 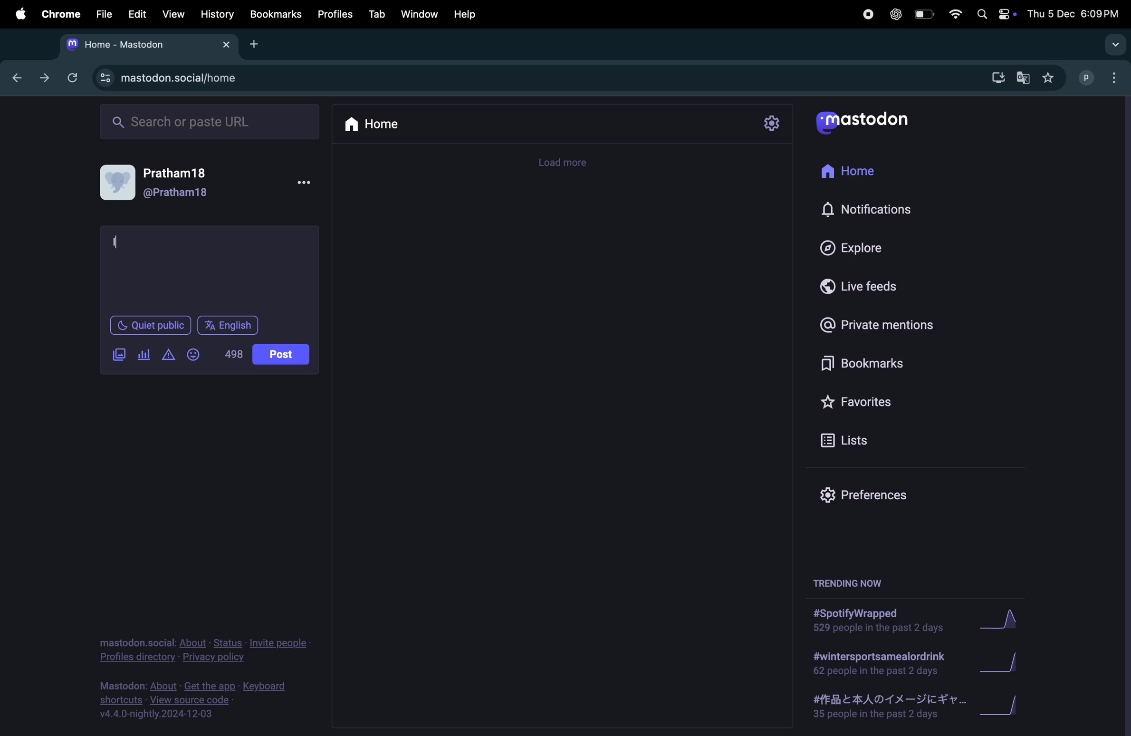 What do you see at coordinates (879, 325) in the screenshot?
I see `private mentions` at bounding box center [879, 325].